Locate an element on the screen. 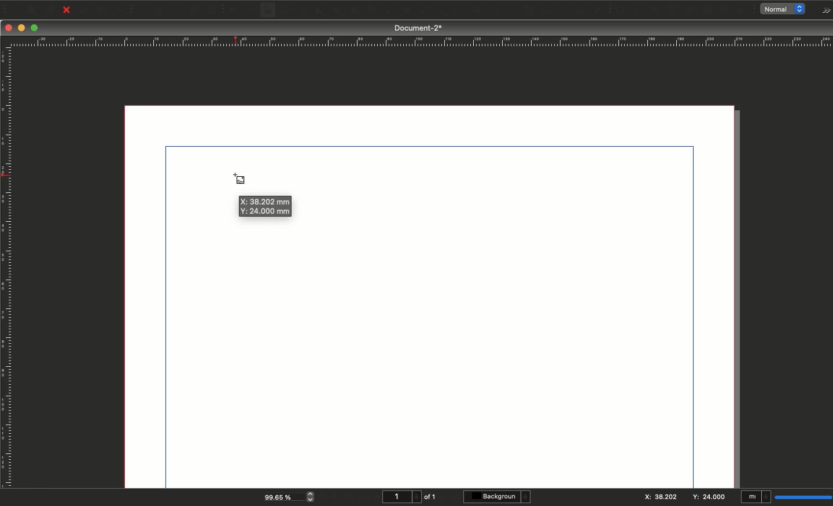  normal is located at coordinates (786, 9).